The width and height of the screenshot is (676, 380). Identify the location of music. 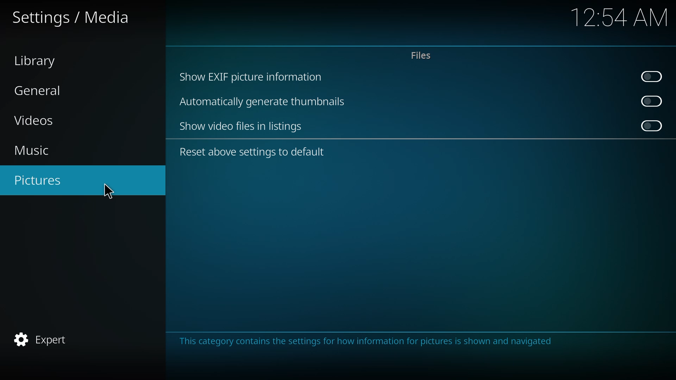
(39, 150).